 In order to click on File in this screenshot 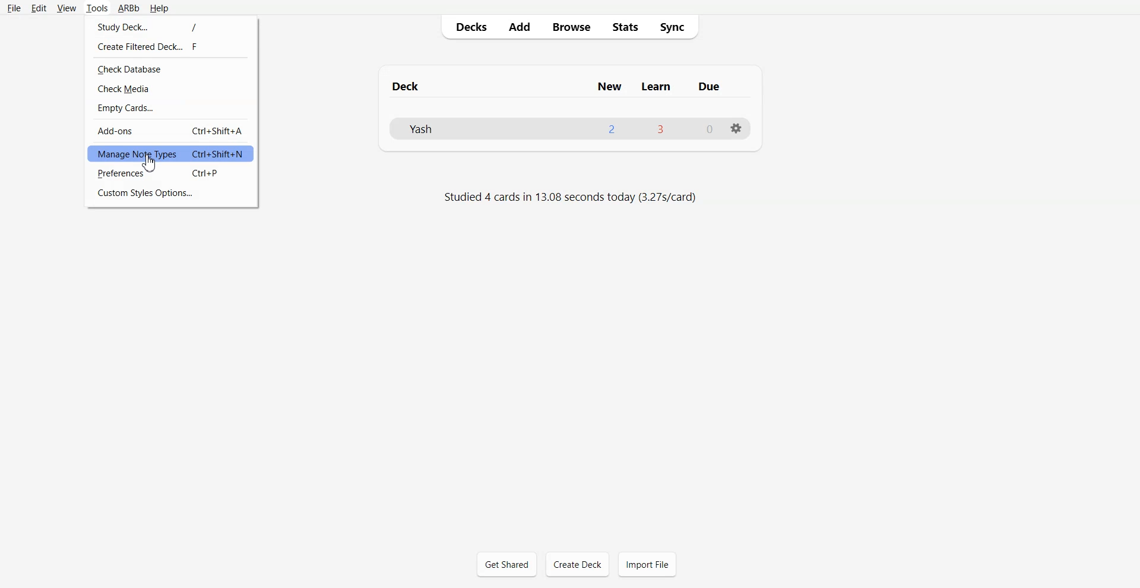, I will do `click(14, 8)`.